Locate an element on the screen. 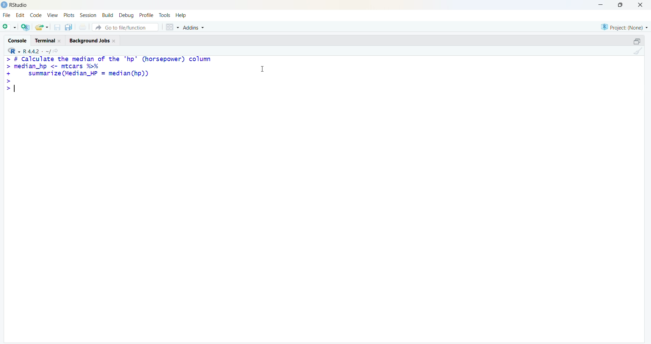 The width and height of the screenshot is (651, 344). R is located at coordinates (14, 51).